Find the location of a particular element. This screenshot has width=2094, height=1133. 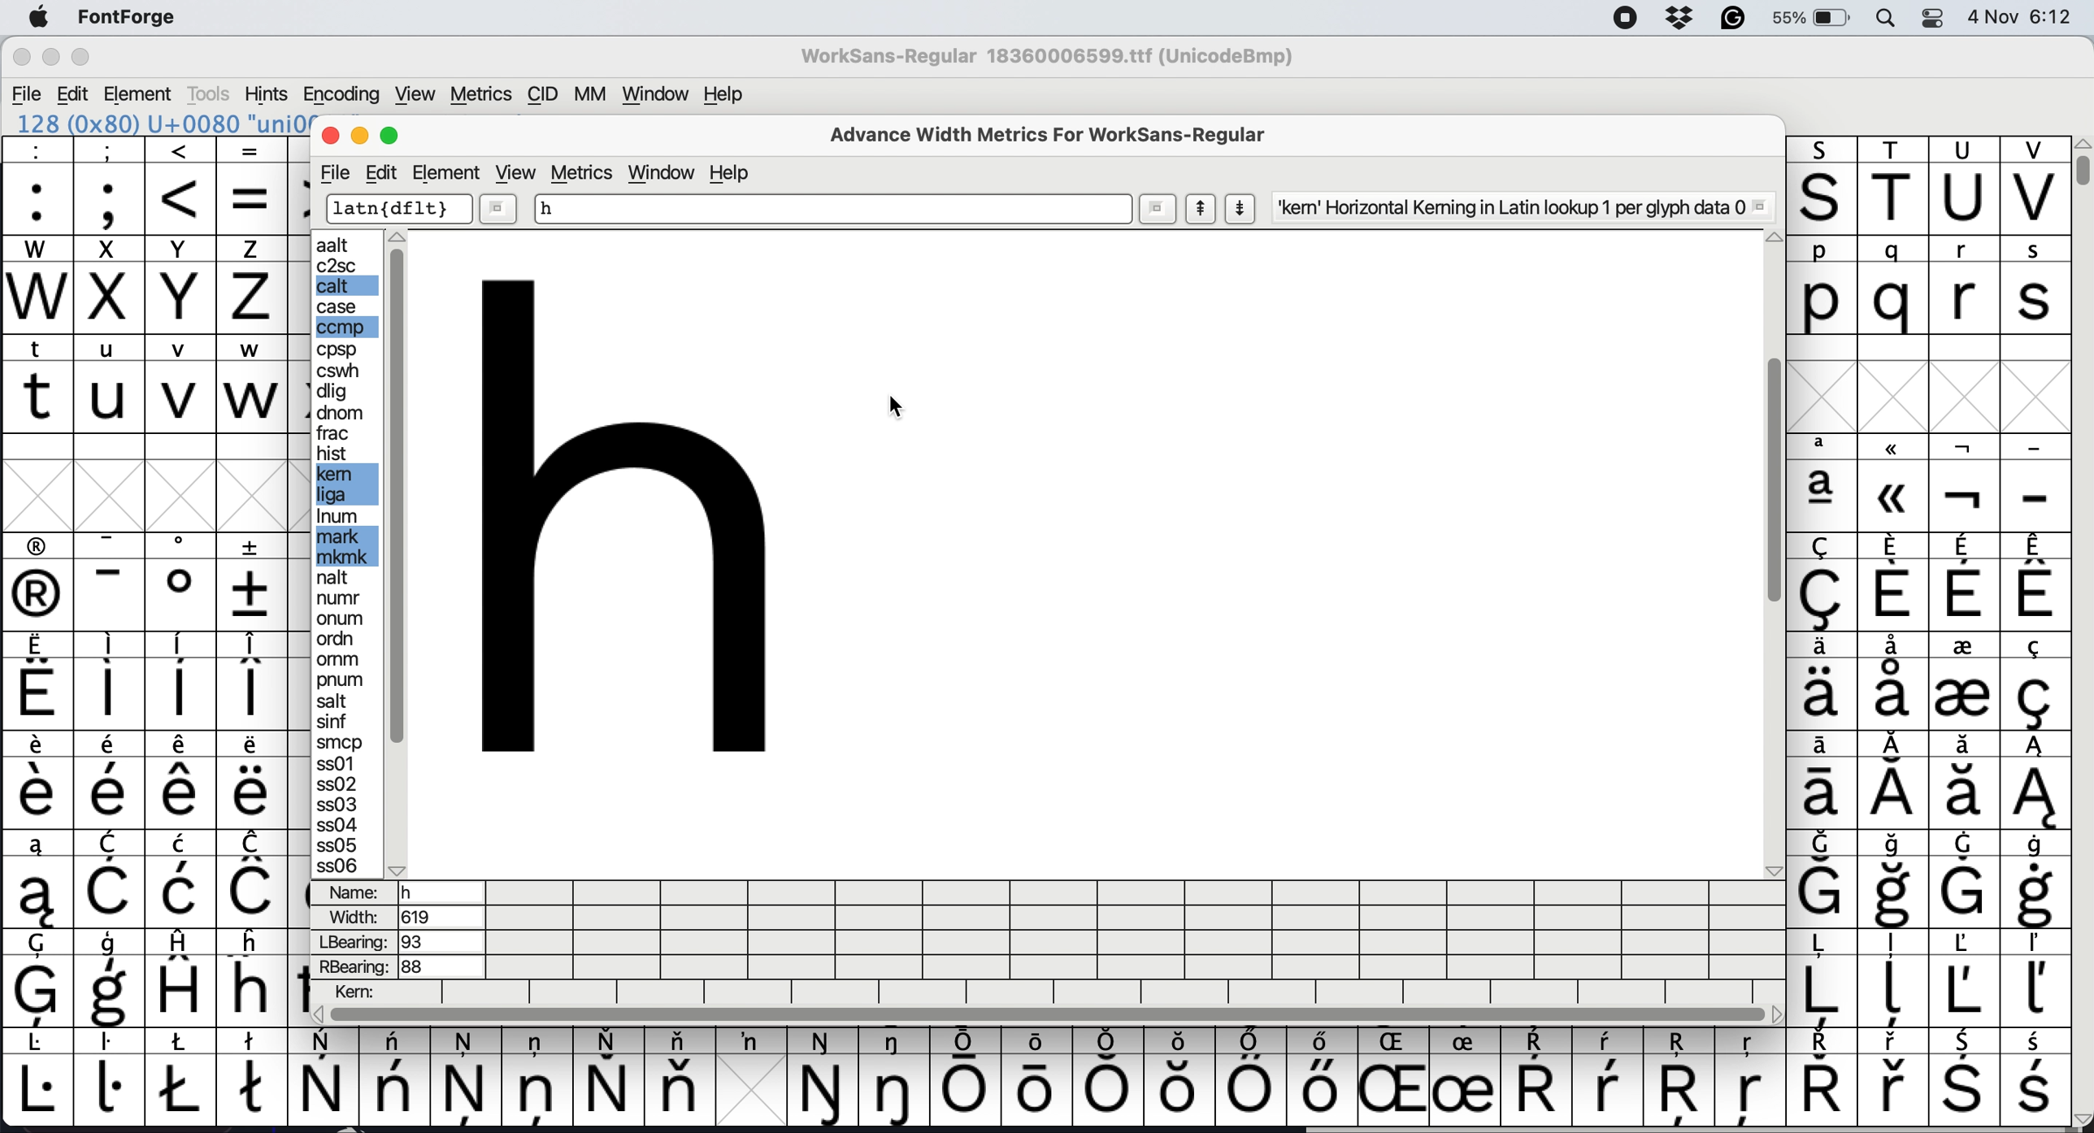

special characters is located at coordinates (1930, 944).